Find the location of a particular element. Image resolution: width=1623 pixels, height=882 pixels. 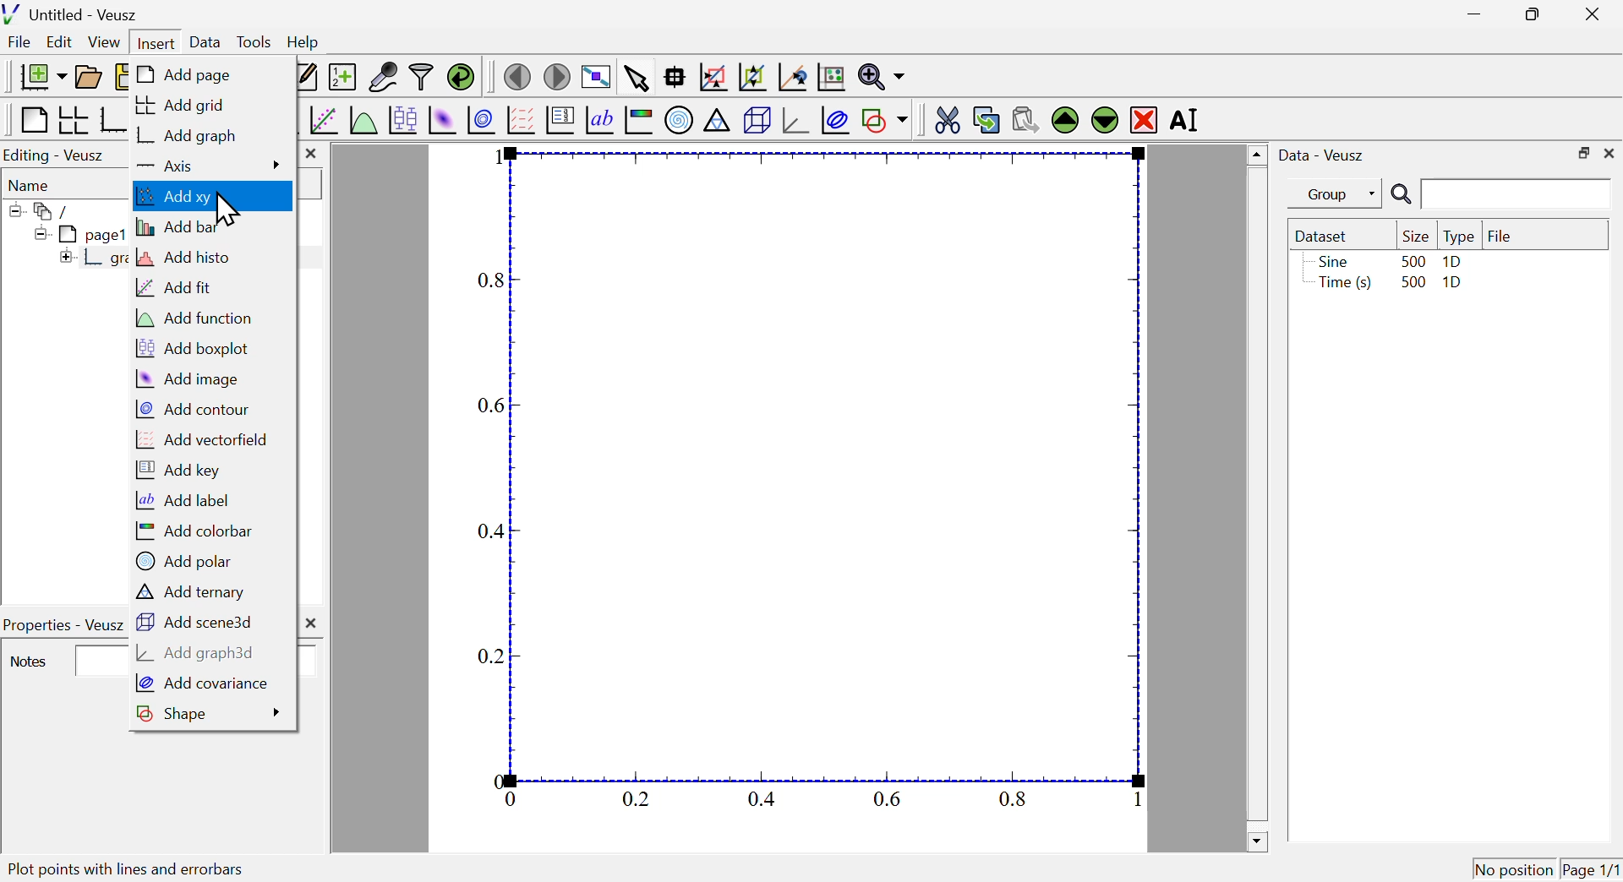

close is located at coordinates (312, 155).